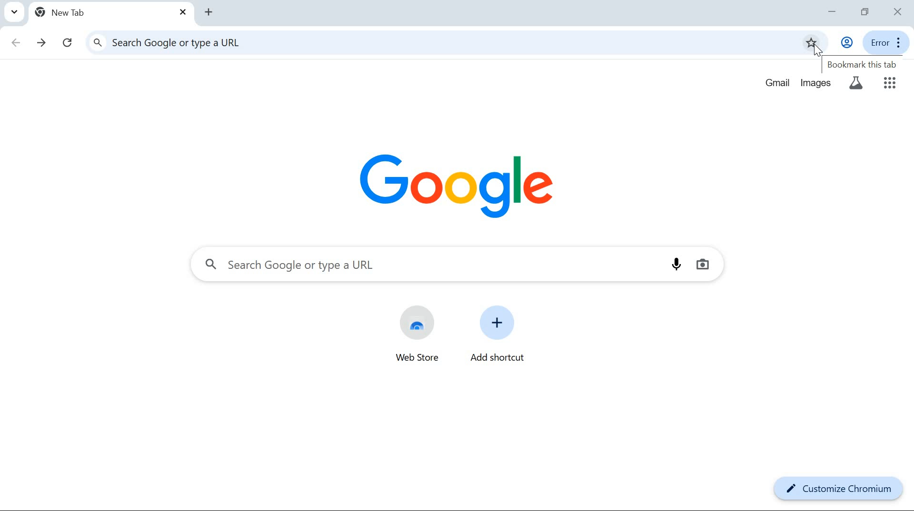 The image size is (914, 511). I want to click on image search, so click(702, 265).